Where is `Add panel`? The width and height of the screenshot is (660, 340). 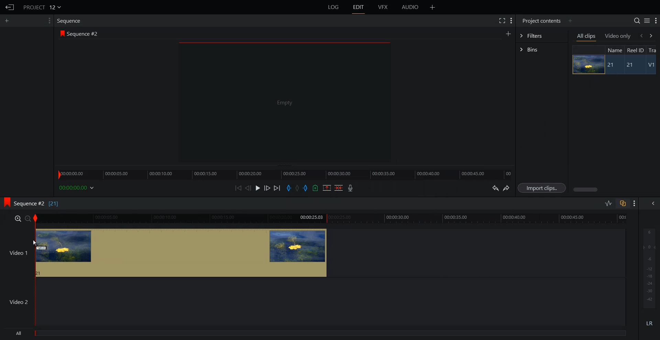
Add panel is located at coordinates (9, 21).